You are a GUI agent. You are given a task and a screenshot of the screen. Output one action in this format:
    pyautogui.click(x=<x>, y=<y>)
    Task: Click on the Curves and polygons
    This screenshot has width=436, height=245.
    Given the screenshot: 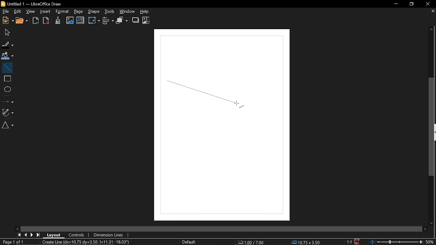 What is the action you would take?
    pyautogui.click(x=8, y=112)
    